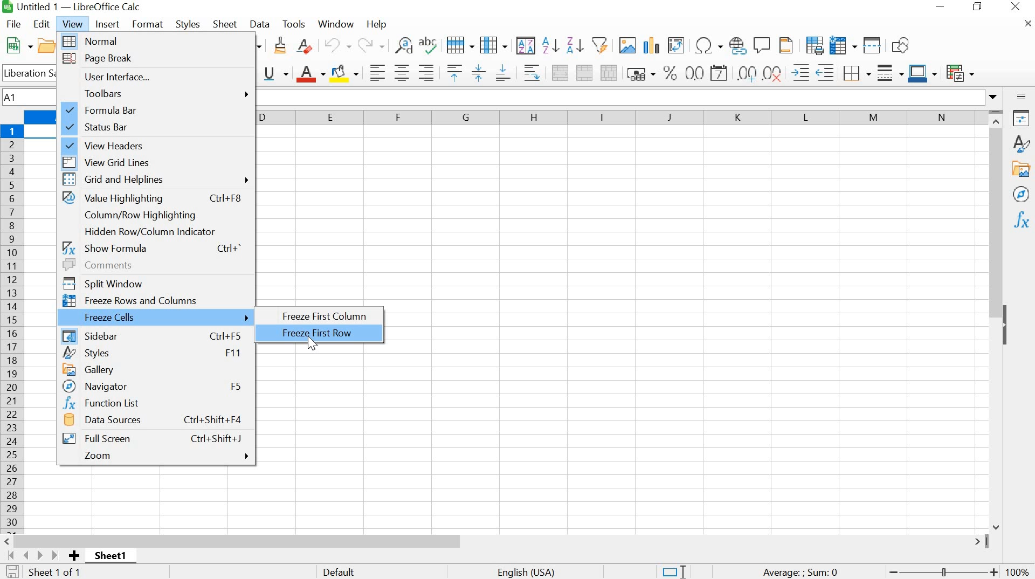 The width and height of the screenshot is (1035, 579). I want to click on COLUMN, so click(494, 44).